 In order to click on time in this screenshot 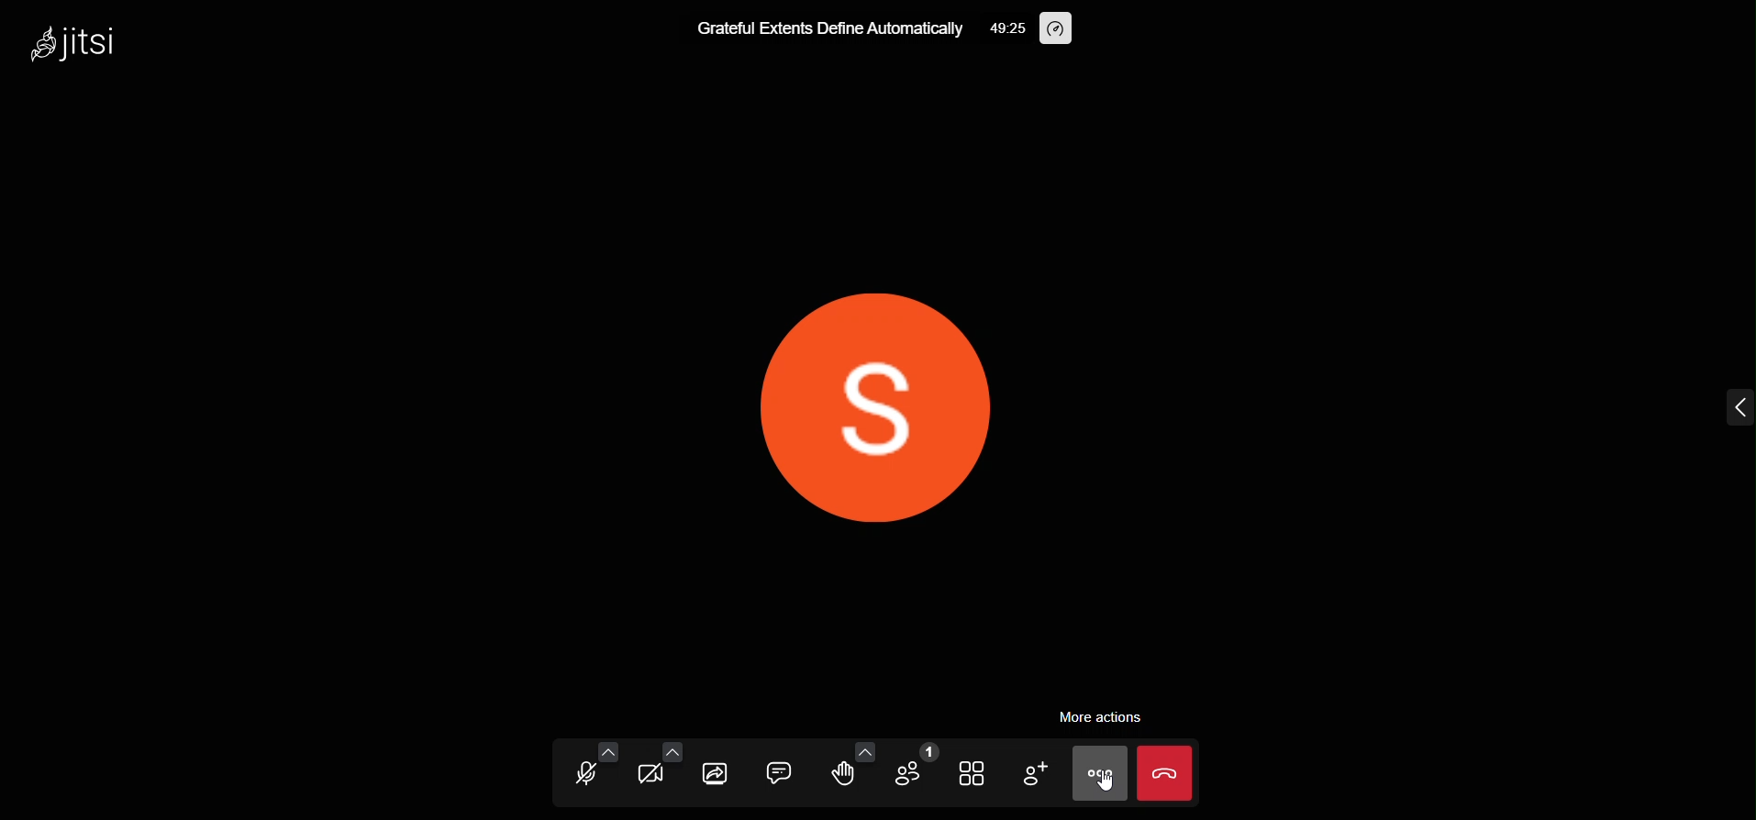, I will do `click(1003, 30)`.